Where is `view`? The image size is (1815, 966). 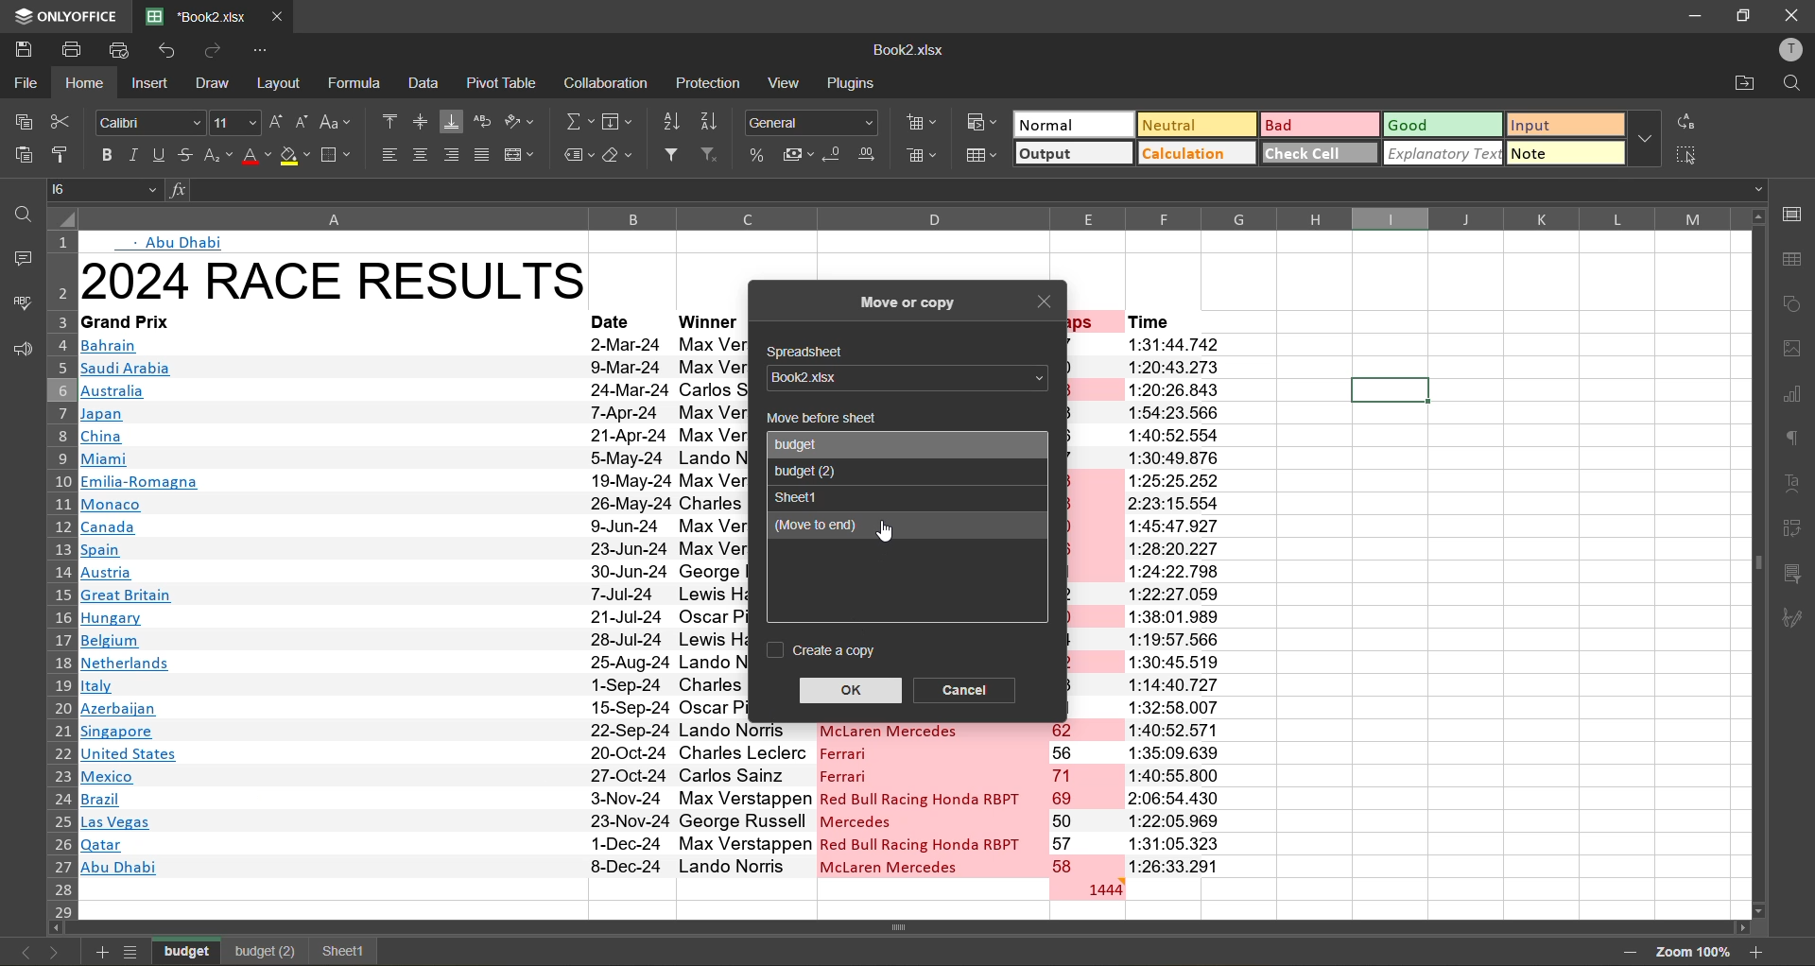
view is located at coordinates (788, 82).